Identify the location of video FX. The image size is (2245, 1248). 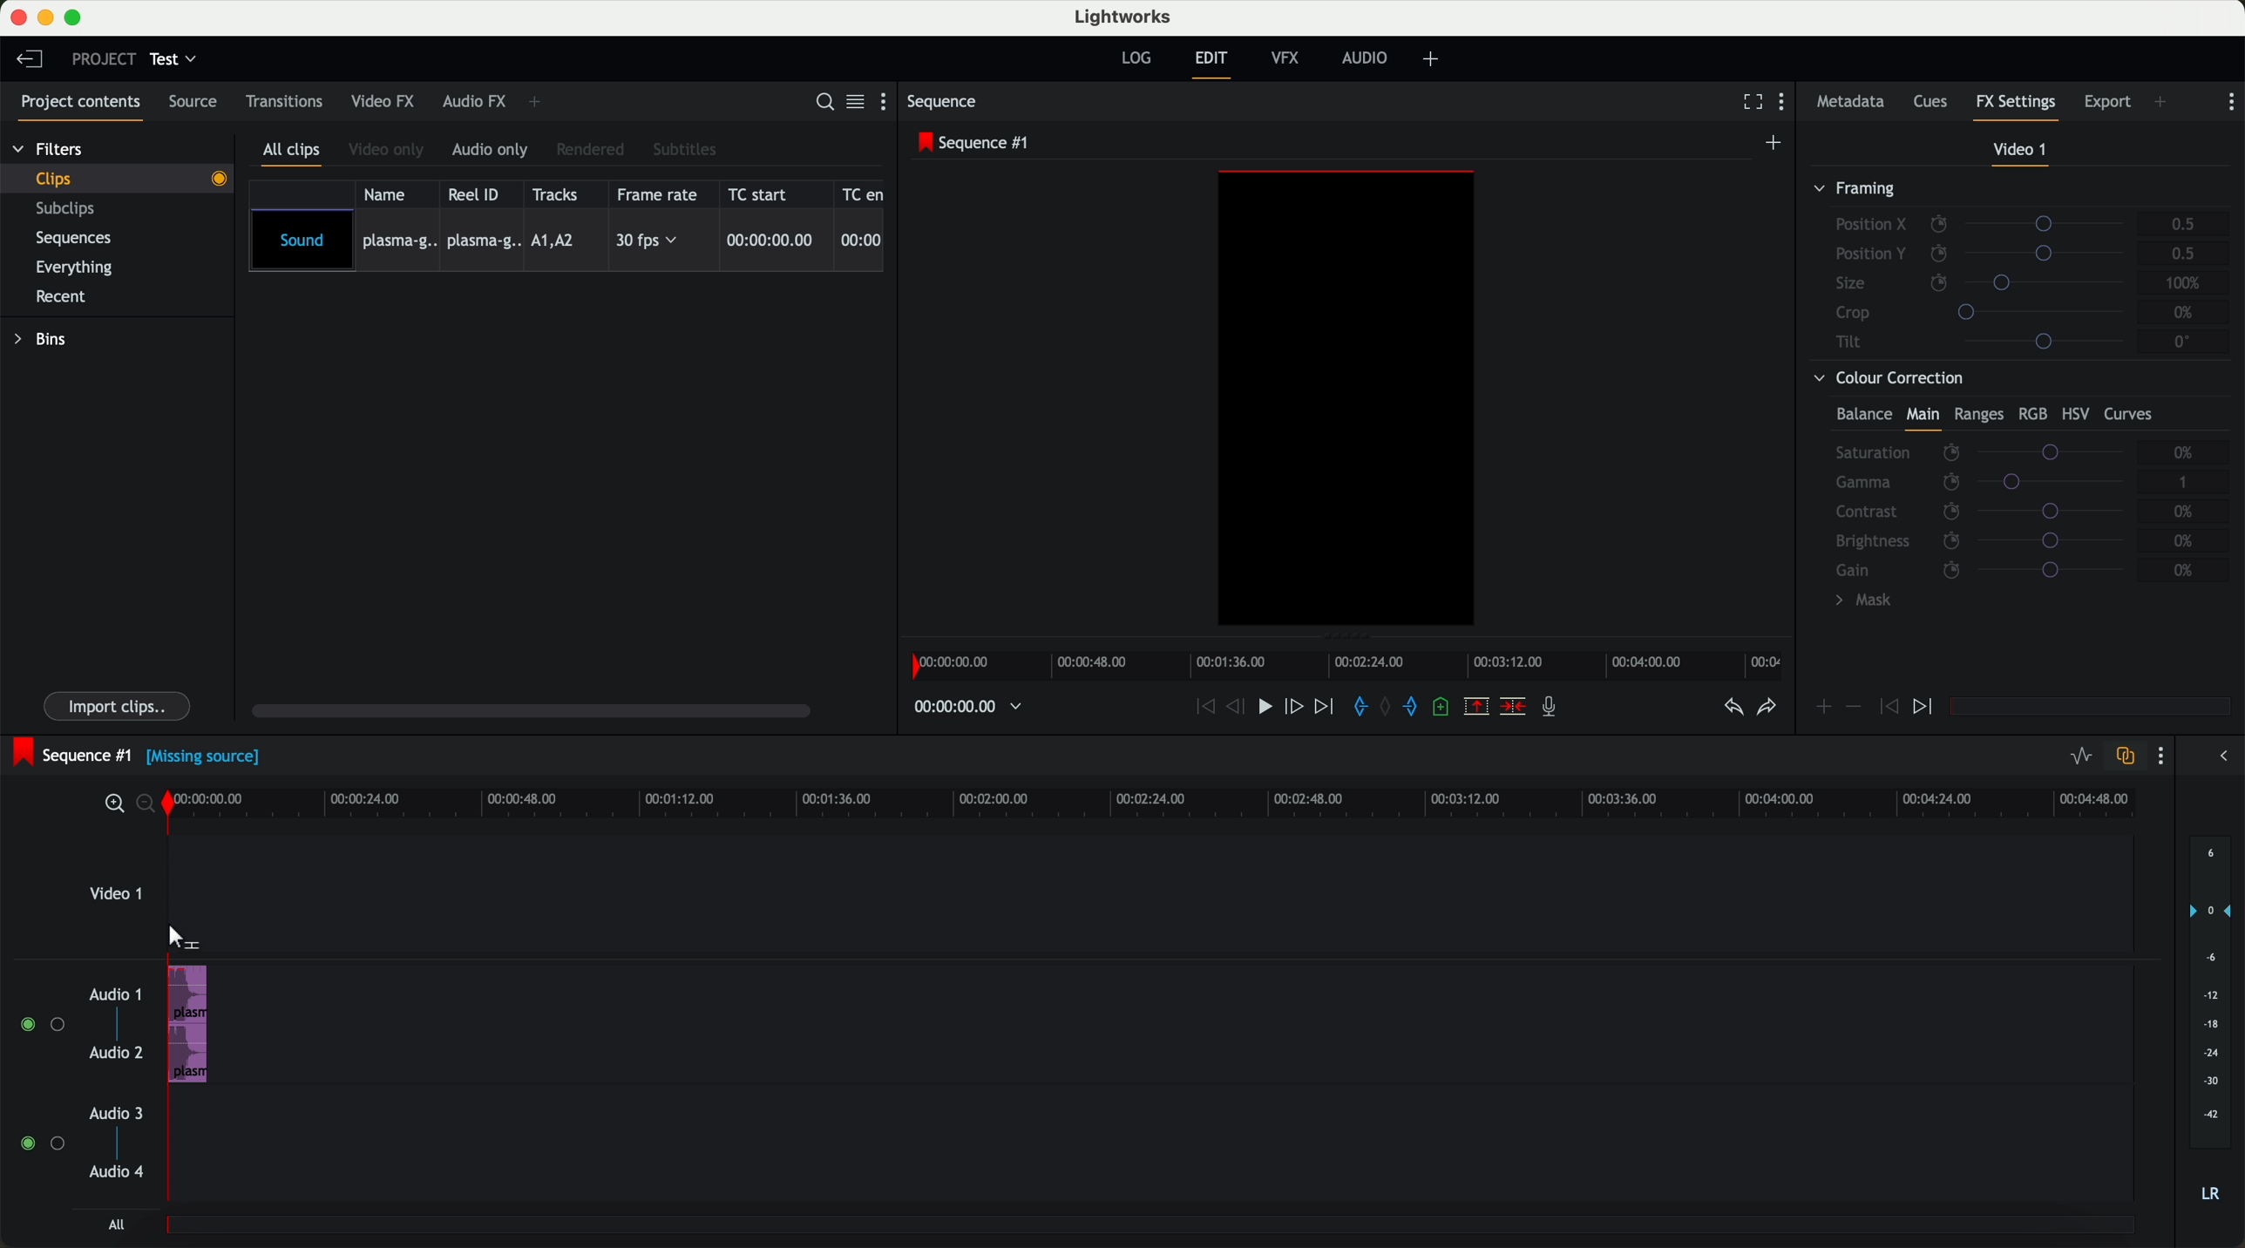
(382, 103).